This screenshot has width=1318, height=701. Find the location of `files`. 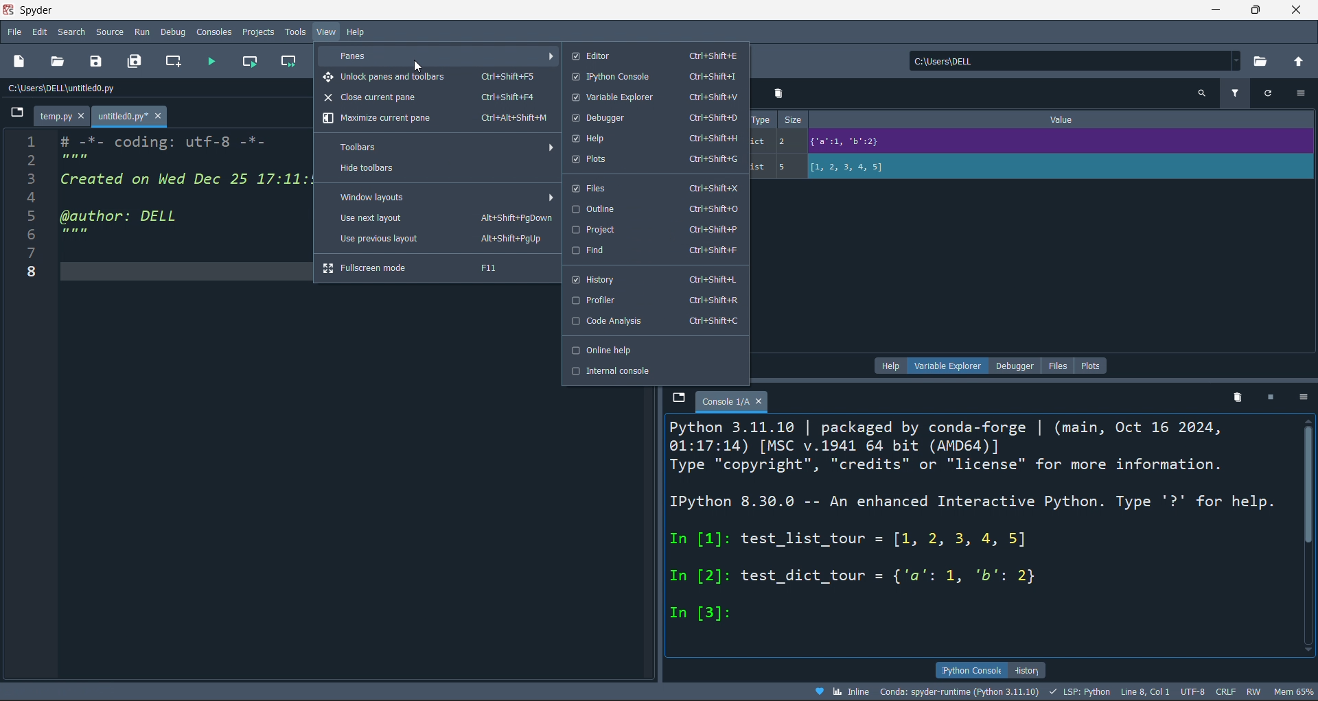

files is located at coordinates (655, 187).